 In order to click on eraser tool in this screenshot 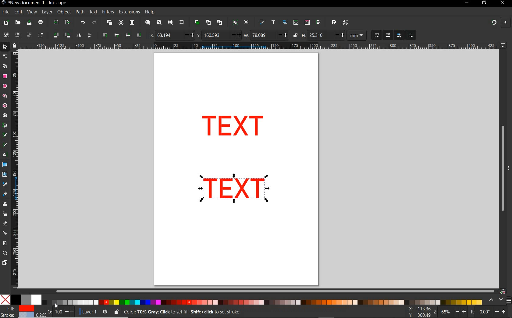, I will do `click(5, 224)`.